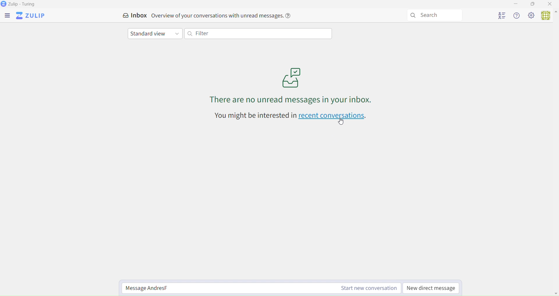 This screenshot has height=296, width=559. Describe the element at coordinates (535, 4) in the screenshot. I see `Box` at that location.